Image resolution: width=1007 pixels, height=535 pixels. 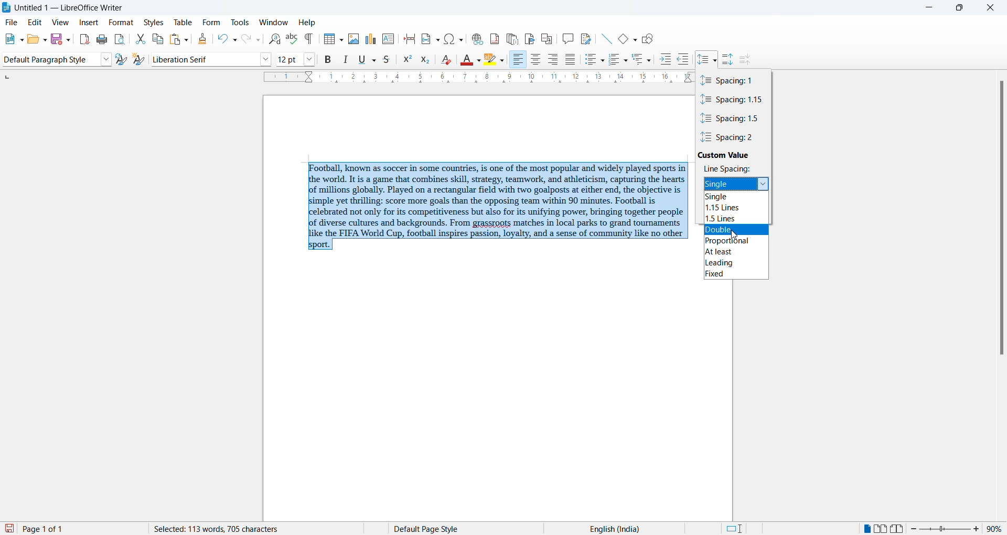 What do you see at coordinates (429, 39) in the screenshot?
I see `insert field` at bounding box center [429, 39].